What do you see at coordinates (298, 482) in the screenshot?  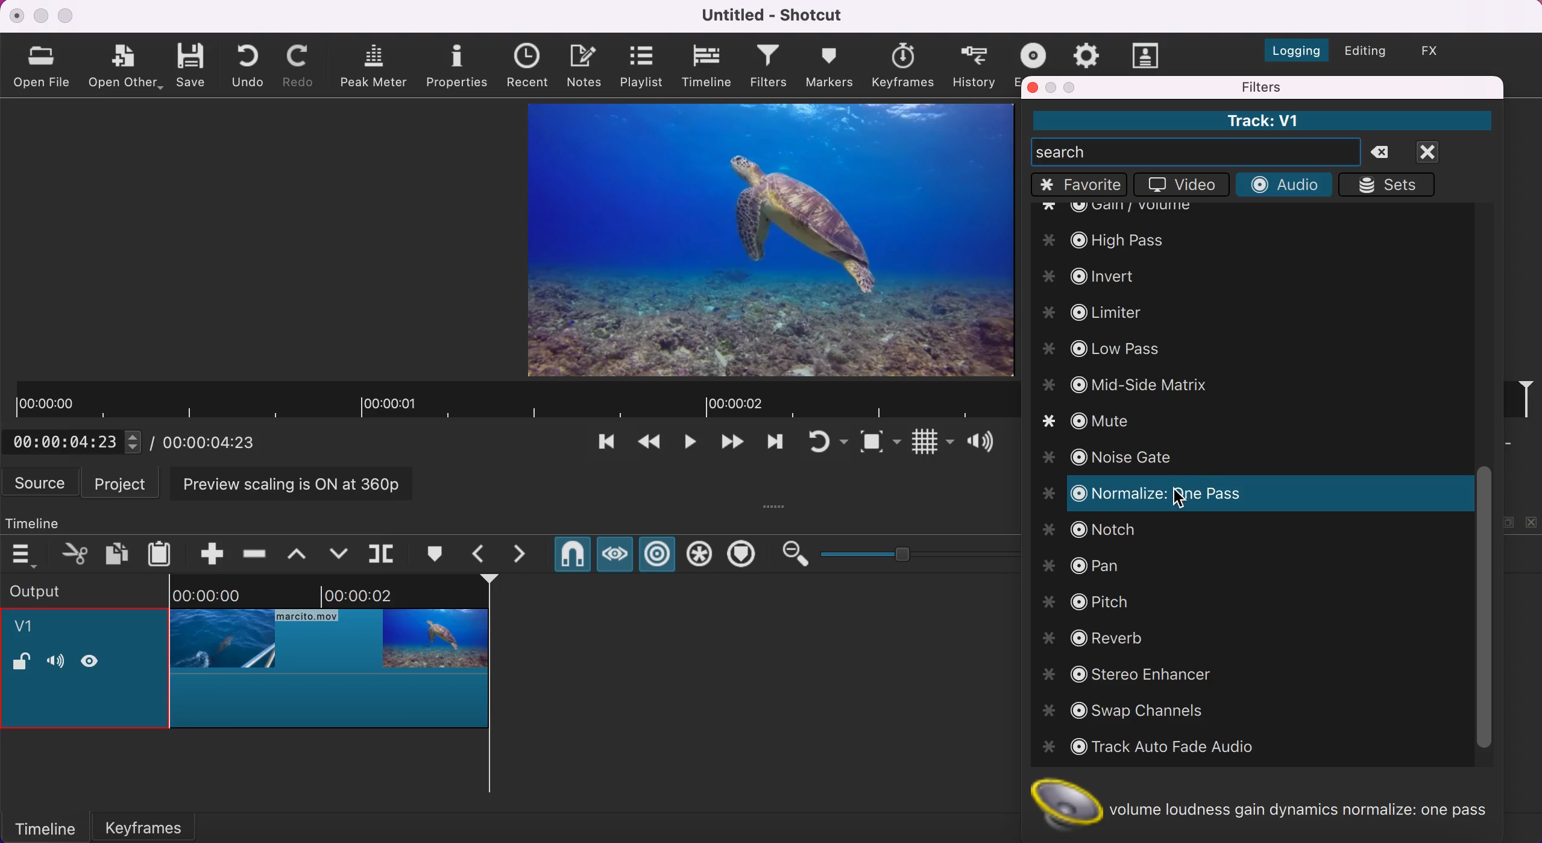 I see `preview scaling is on at 360p` at bounding box center [298, 482].